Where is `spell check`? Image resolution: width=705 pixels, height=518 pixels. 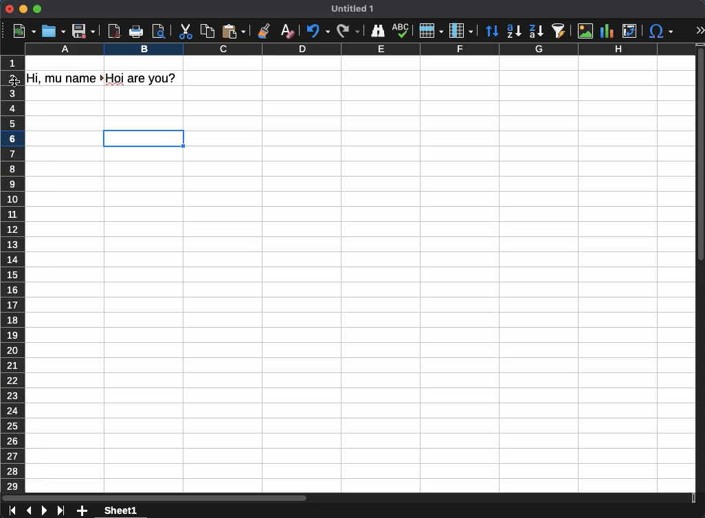 spell check is located at coordinates (401, 31).